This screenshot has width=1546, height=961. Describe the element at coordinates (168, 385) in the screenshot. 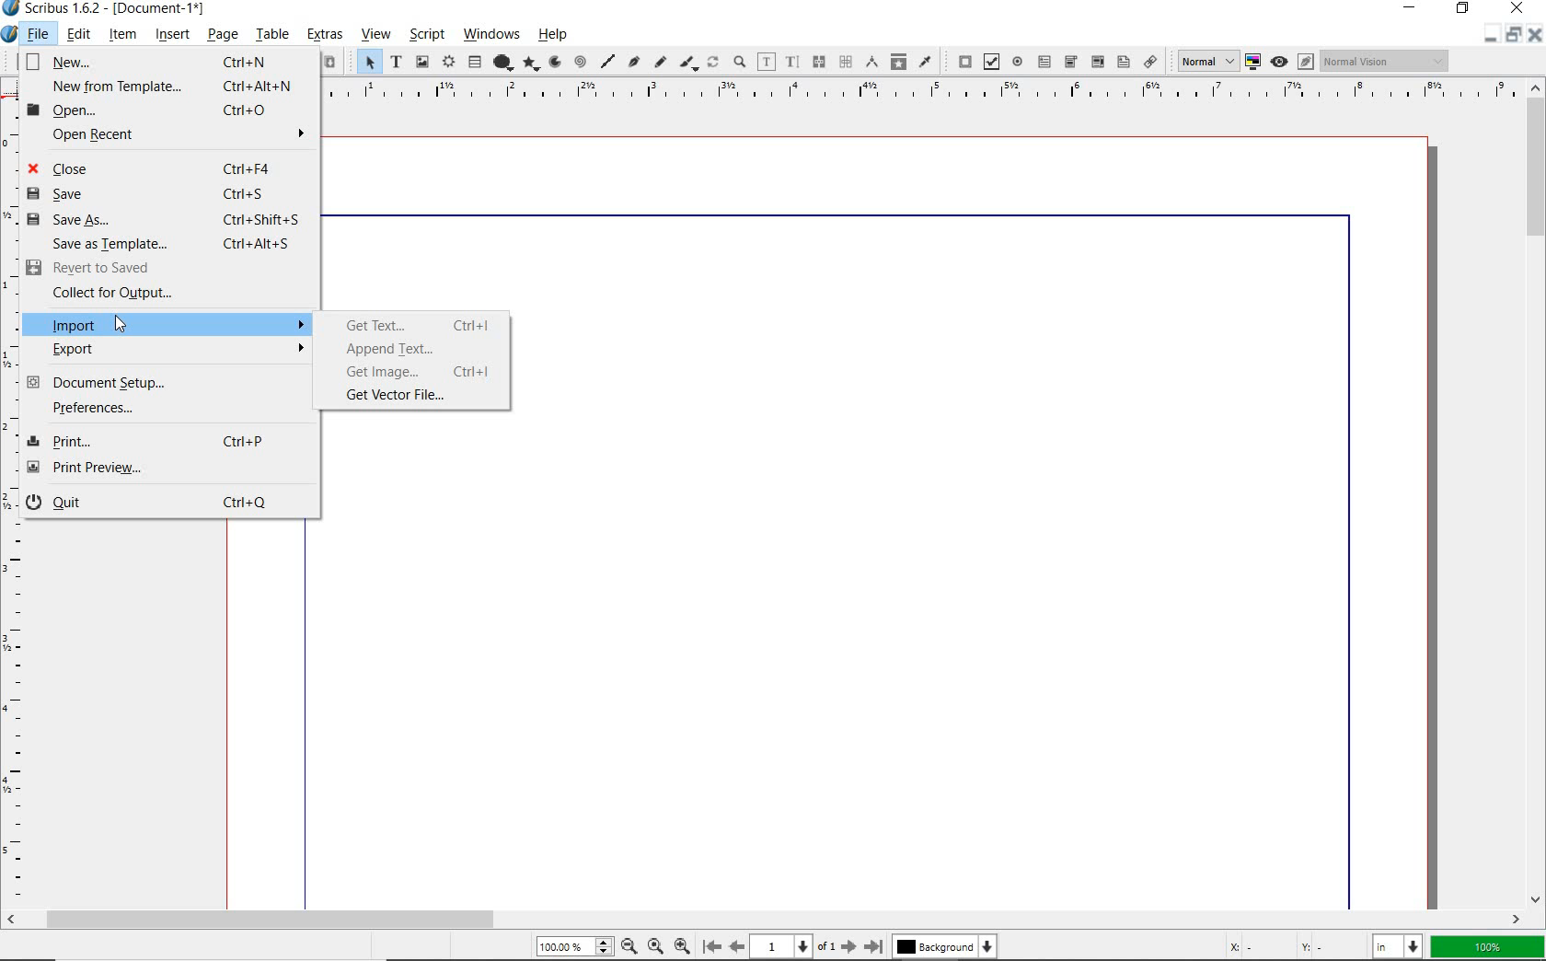

I see `Document Setup...` at that location.